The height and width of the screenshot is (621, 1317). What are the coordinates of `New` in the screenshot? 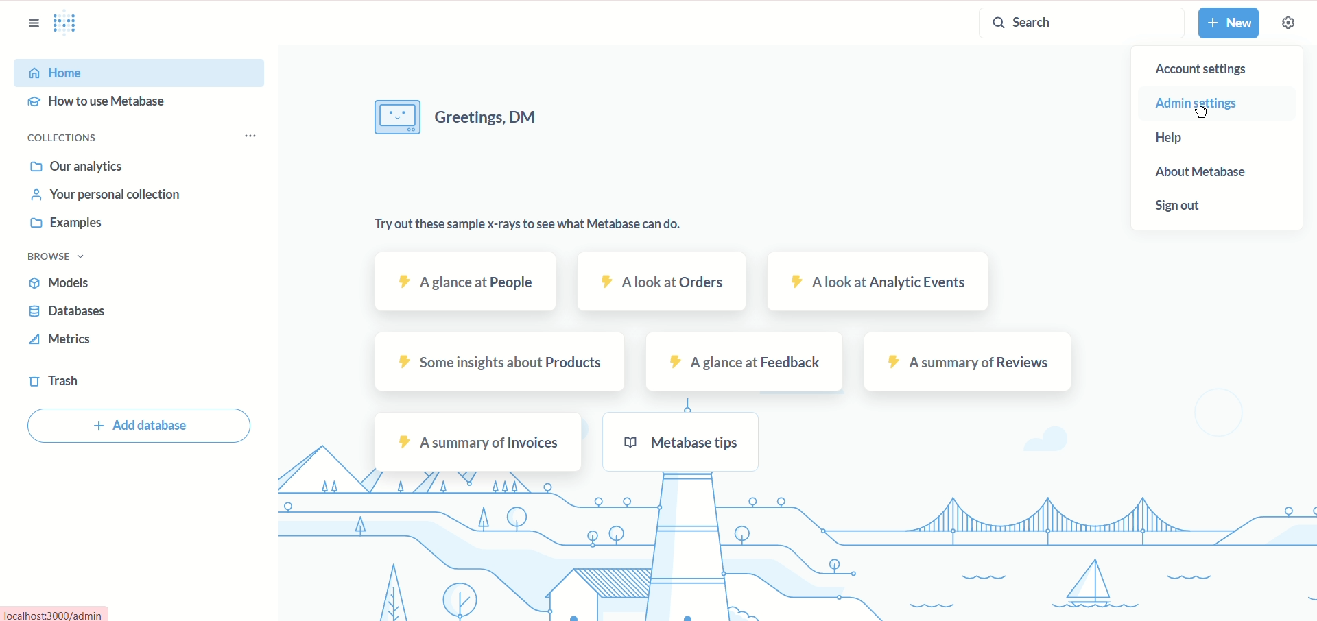 It's located at (1231, 23).